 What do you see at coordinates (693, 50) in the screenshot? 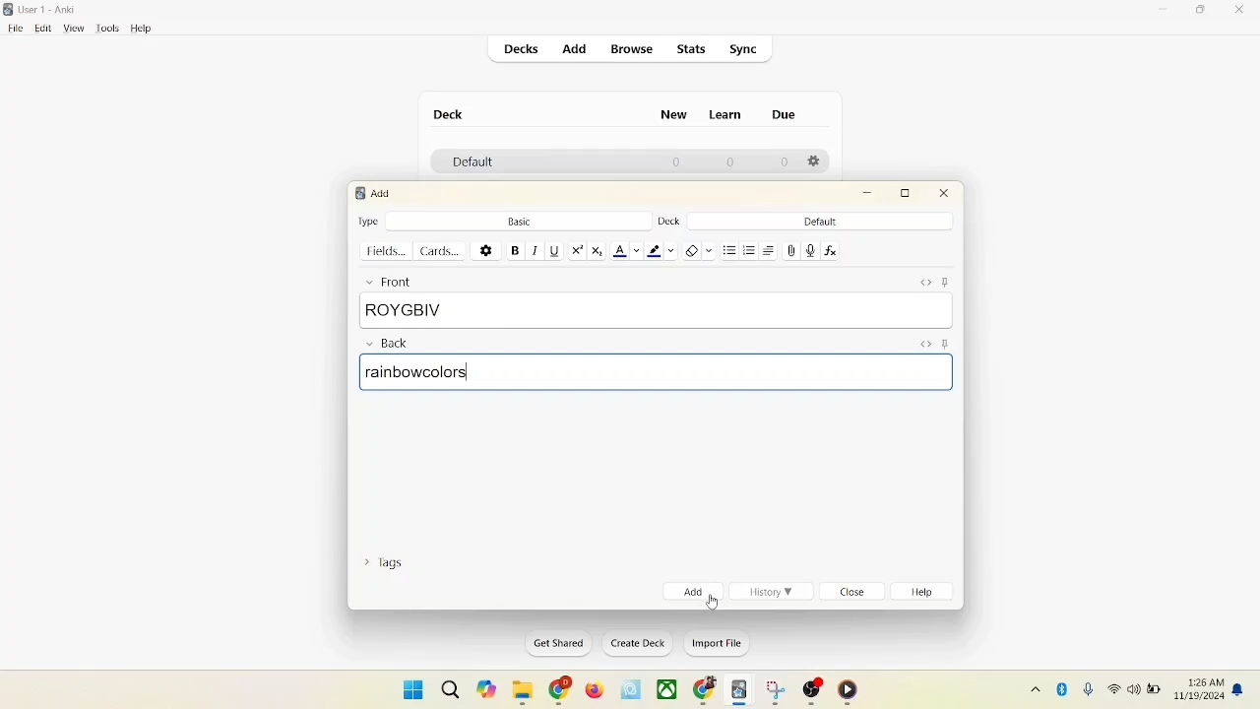
I see `stats` at bounding box center [693, 50].